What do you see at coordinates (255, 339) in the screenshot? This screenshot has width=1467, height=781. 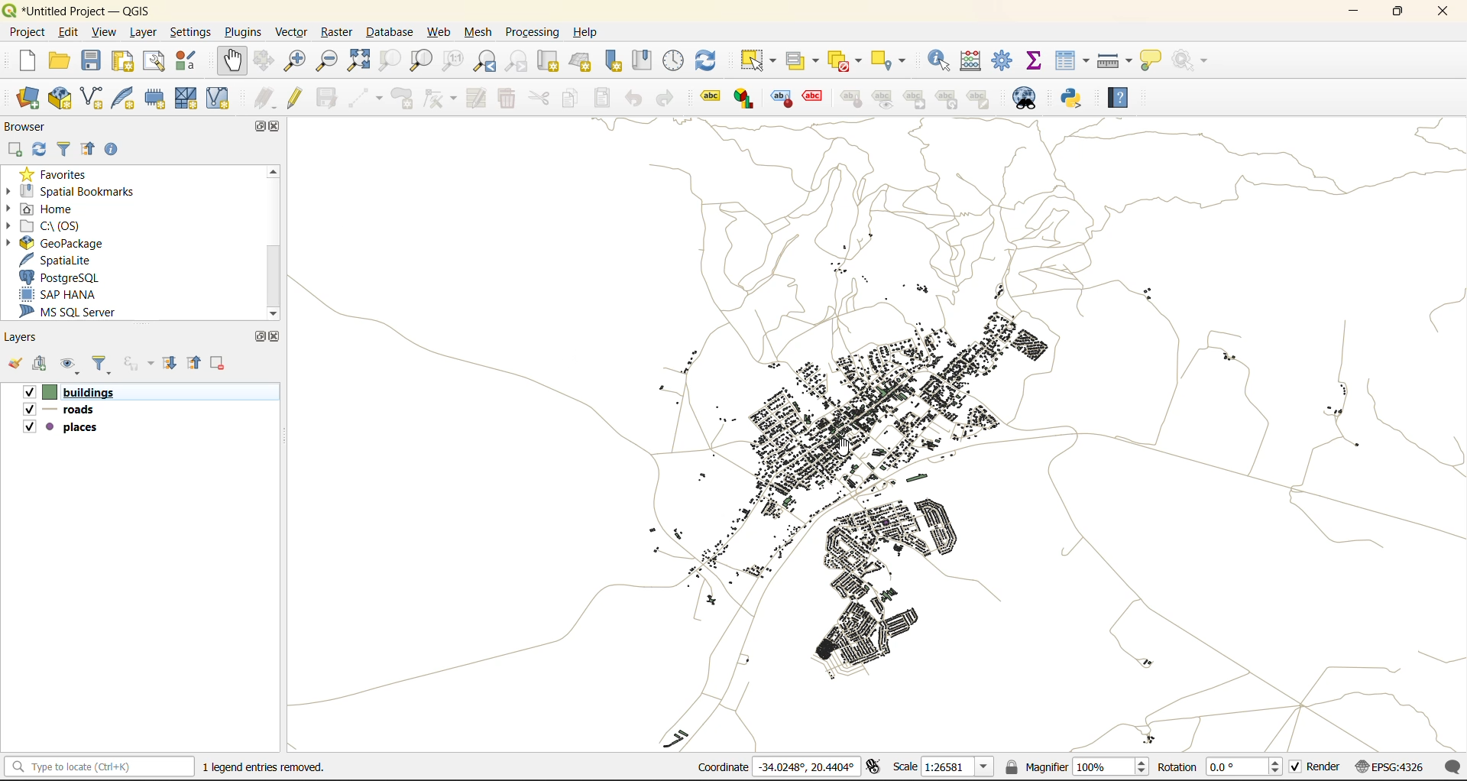 I see `maximize` at bounding box center [255, 339].